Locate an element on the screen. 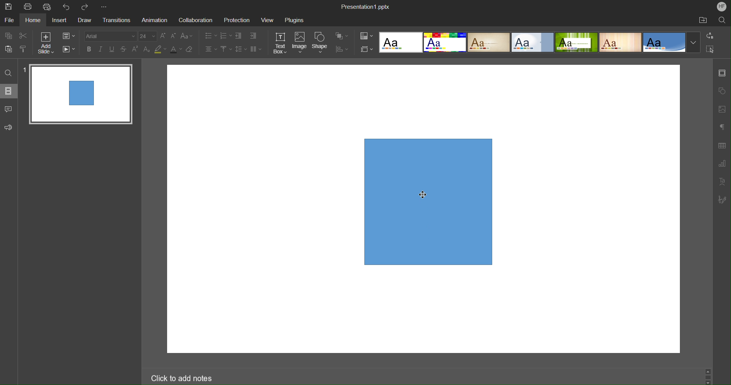 The width and height of the screenshot is (731, 385). Open File Location is located at coordinates (700, 20).